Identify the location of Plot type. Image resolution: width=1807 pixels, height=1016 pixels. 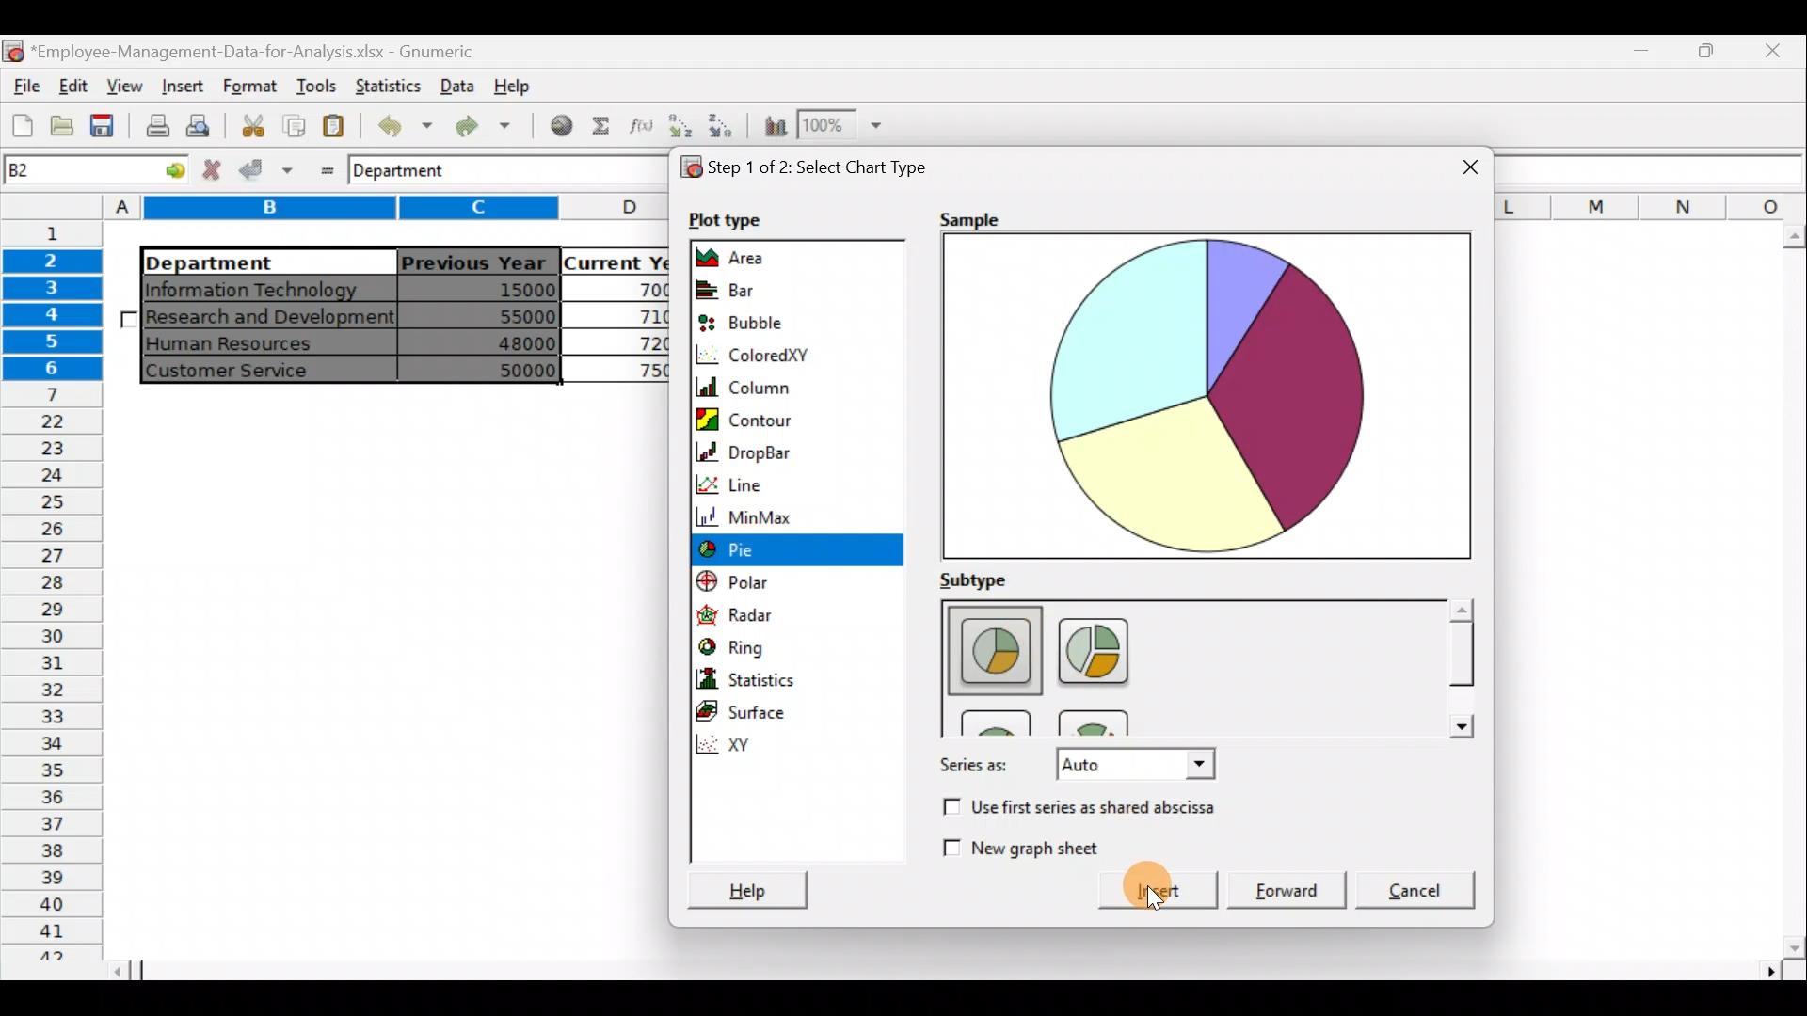
(729, 219).